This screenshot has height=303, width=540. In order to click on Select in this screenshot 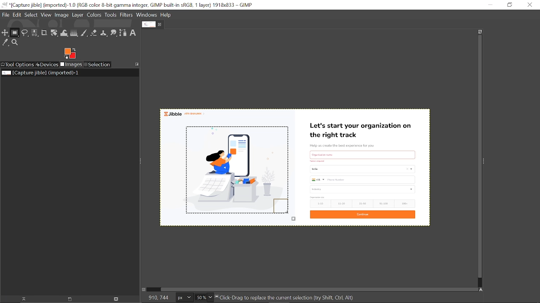, I will do `click(31, 15)`.